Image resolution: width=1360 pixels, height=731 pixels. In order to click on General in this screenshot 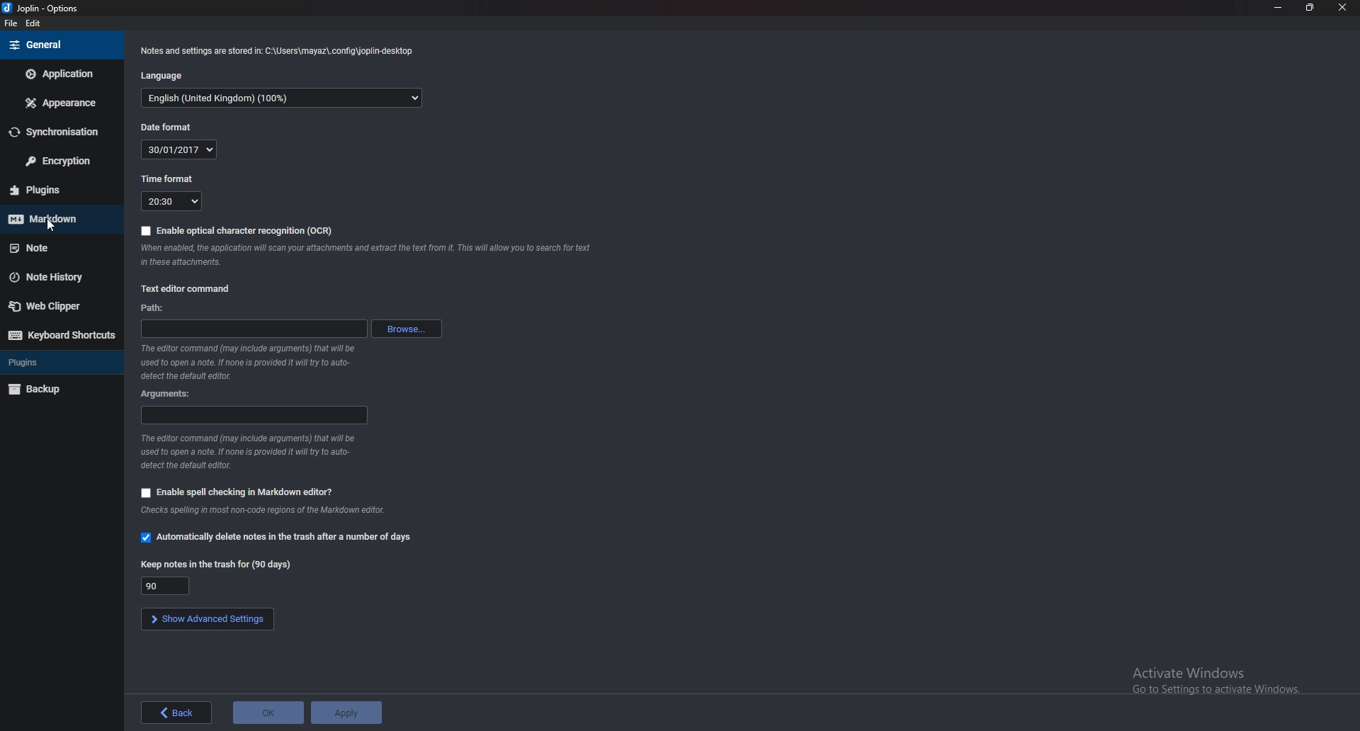, I will do `click(61, 45)`.